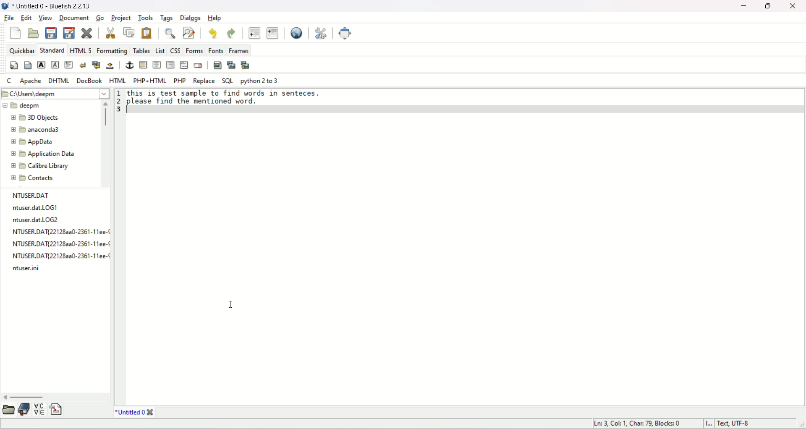  What do you see at coordinates (204, 81) in the screenshot?
I see `replace` at bounding box center [204, 81].